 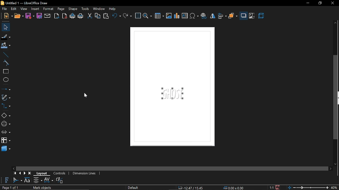 What do you see at coordinates (173, 169) in the screenshot?
I see `horizontal scroll bar` at bounding box center [173, 169].